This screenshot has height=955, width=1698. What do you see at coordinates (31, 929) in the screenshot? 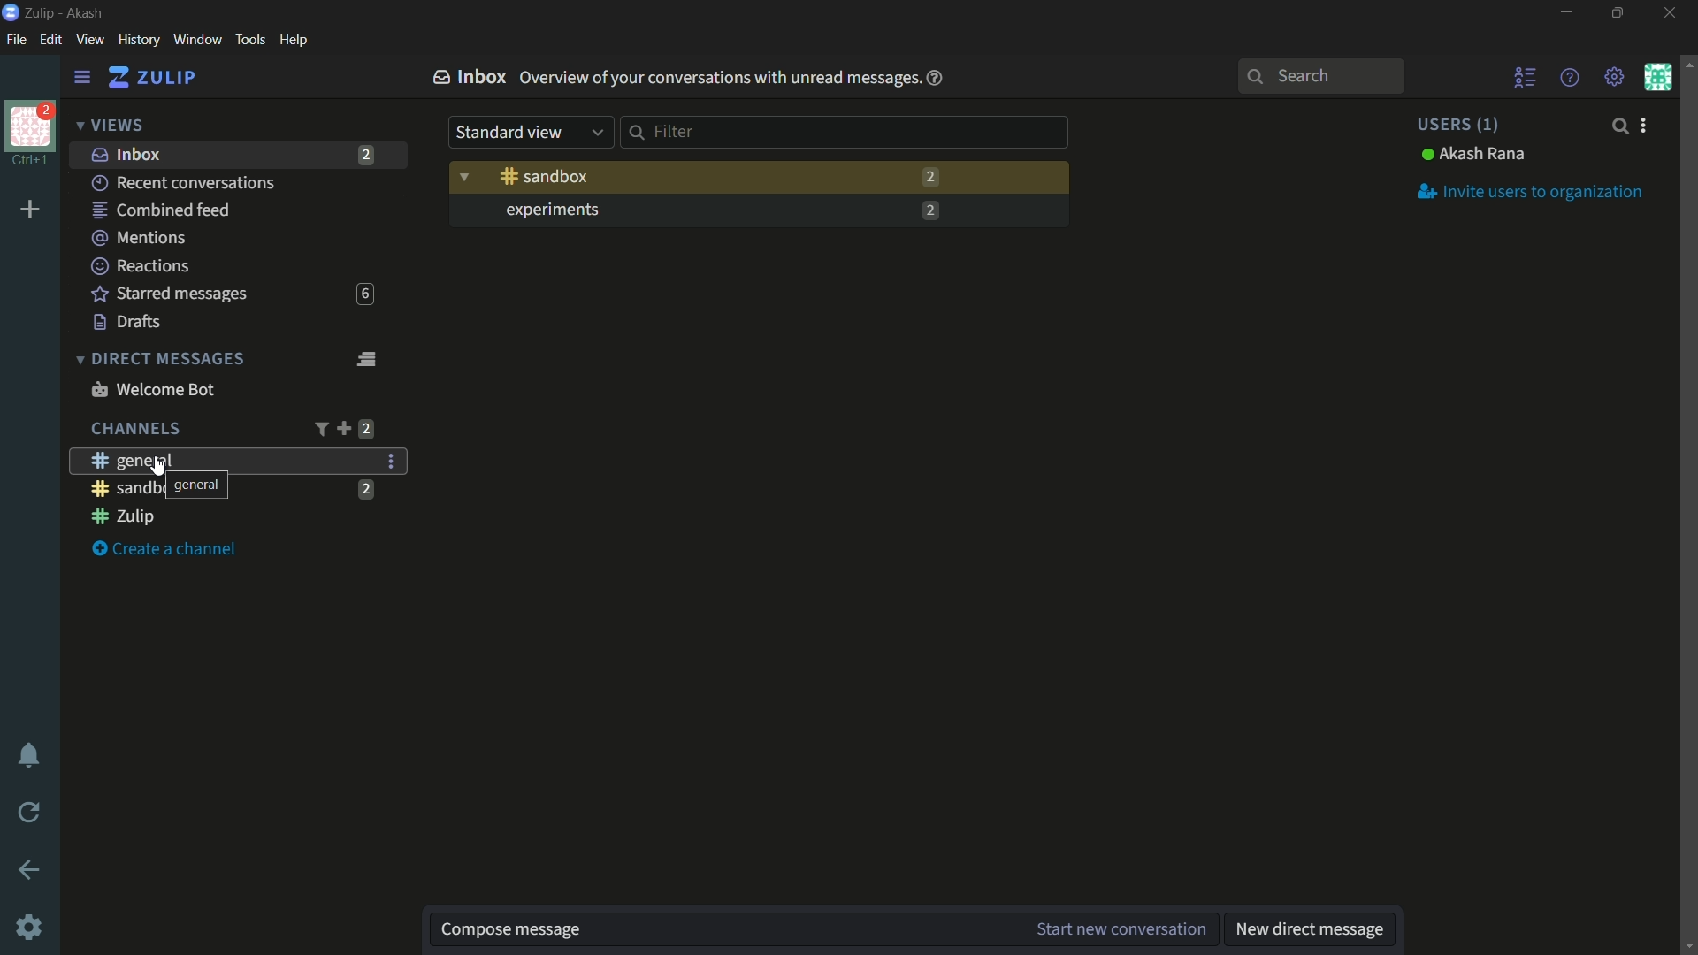
I see `settings` at bounding box center [31, 929].